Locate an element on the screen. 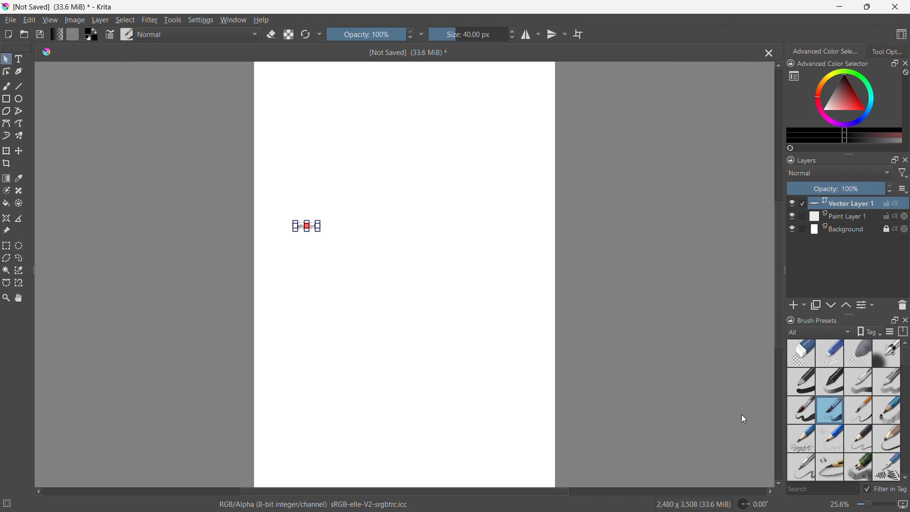 The image size is (910, 512). move to a layer is located at coordinates (18, 151).